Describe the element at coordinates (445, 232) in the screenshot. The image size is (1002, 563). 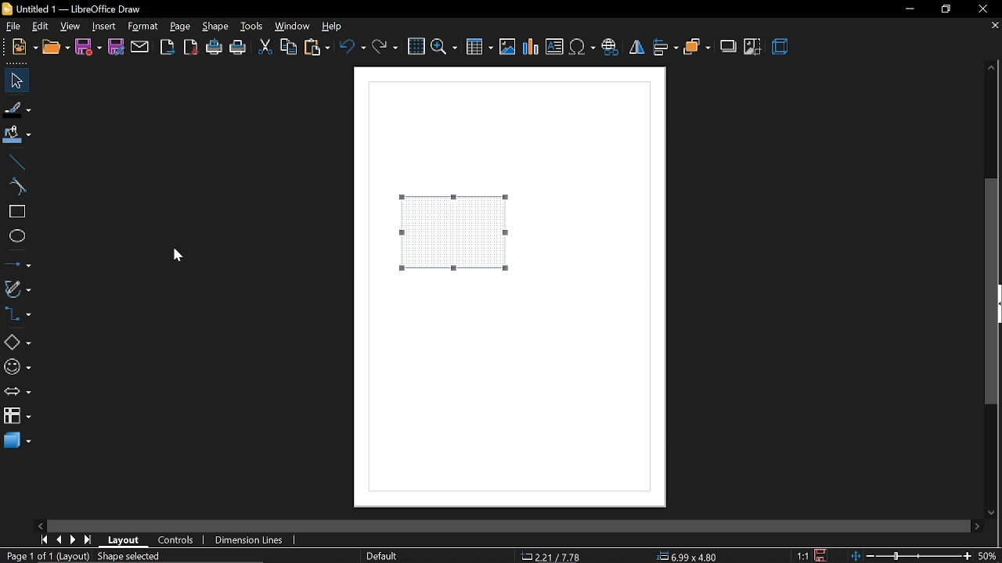
I see `Pattern added` at that location.